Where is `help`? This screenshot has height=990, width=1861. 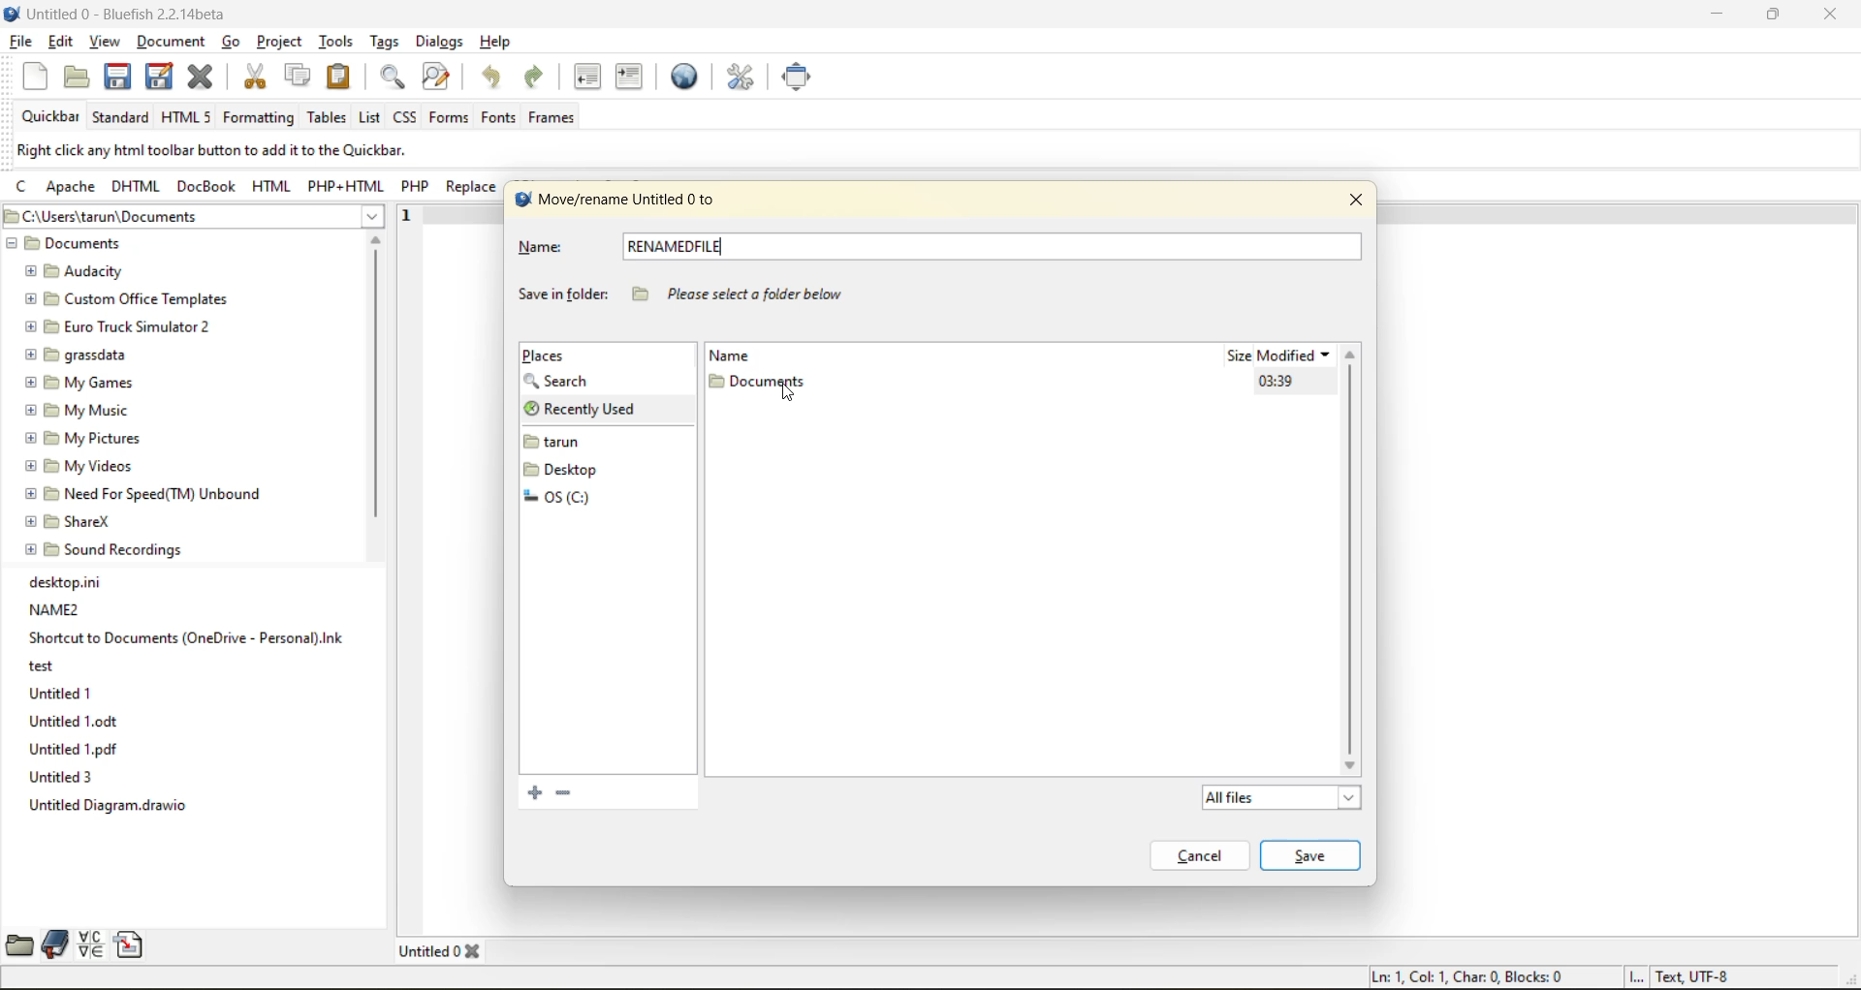
help is located at coordinates (499, 42).